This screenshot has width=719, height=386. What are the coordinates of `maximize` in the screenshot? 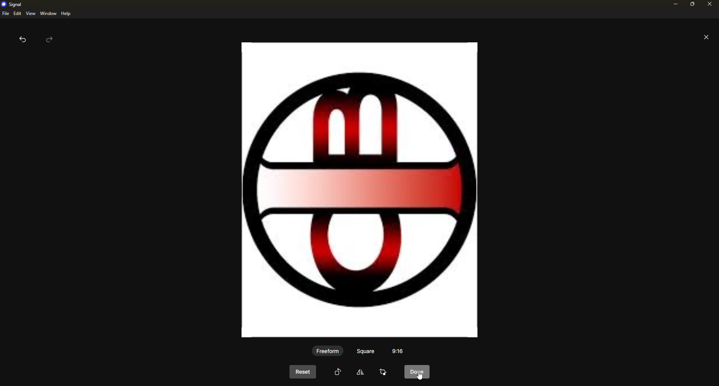 It's located at (691, 4).